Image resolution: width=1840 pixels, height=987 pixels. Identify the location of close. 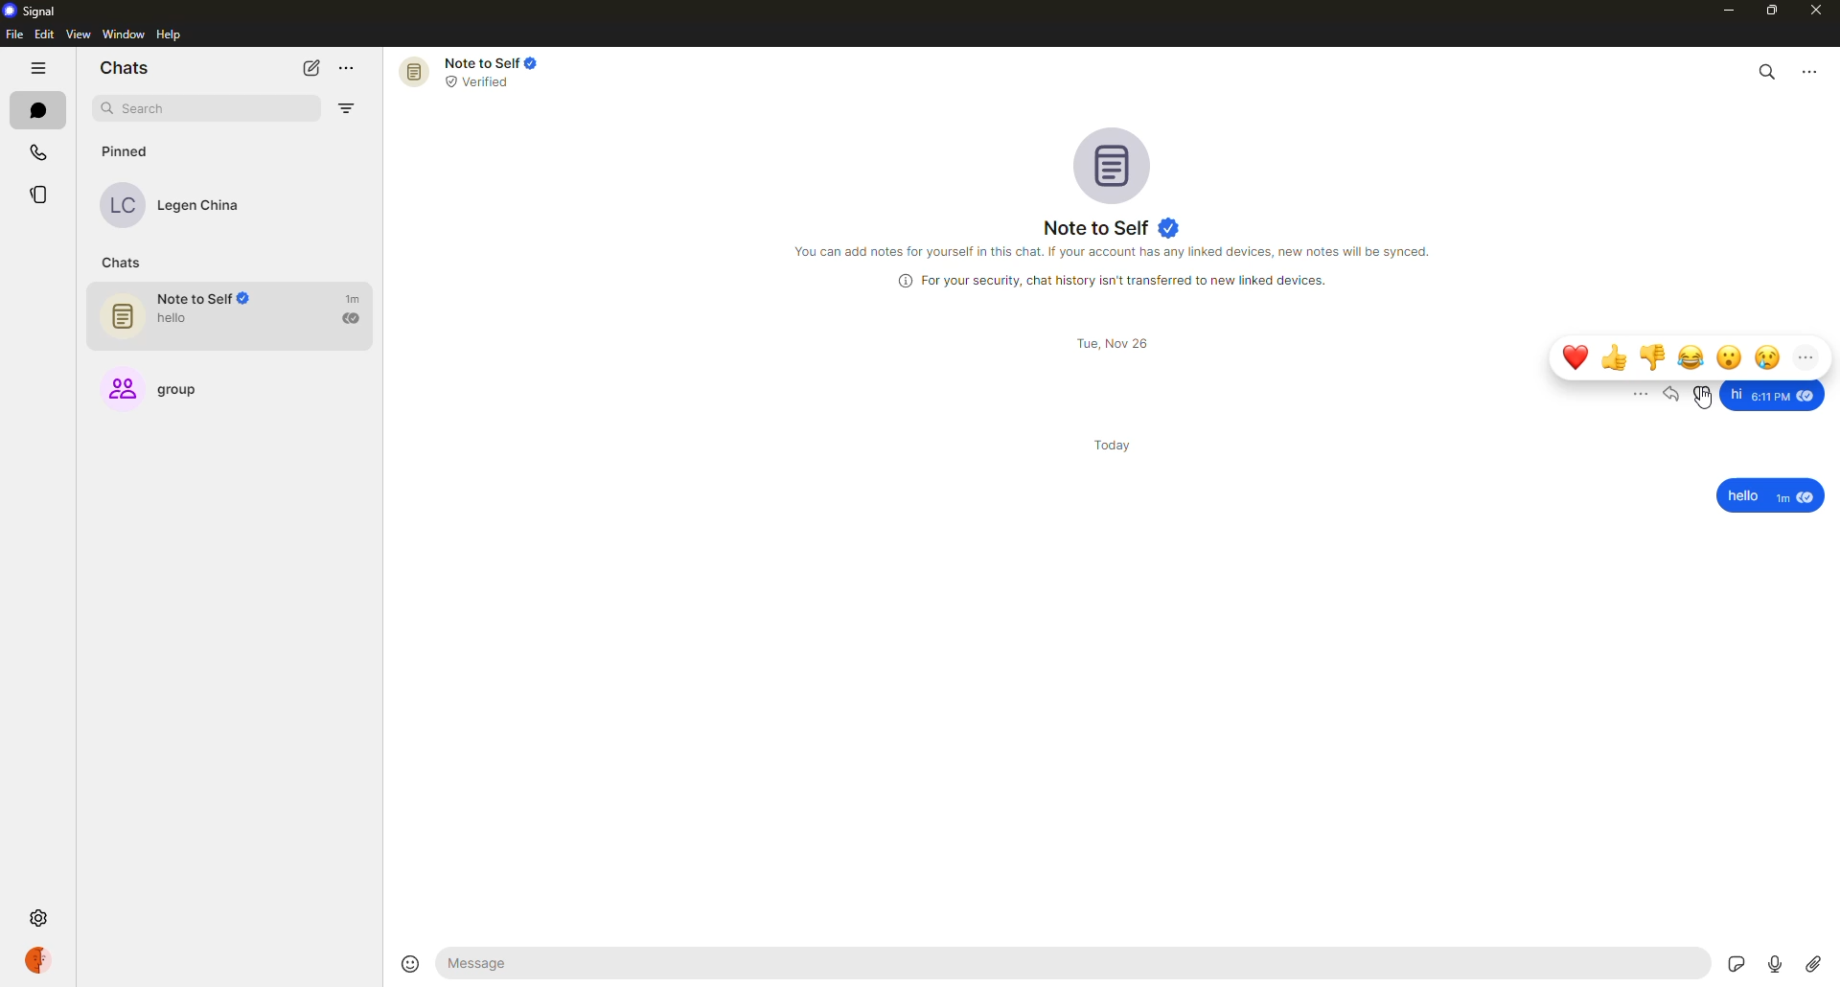
(1818, 12).